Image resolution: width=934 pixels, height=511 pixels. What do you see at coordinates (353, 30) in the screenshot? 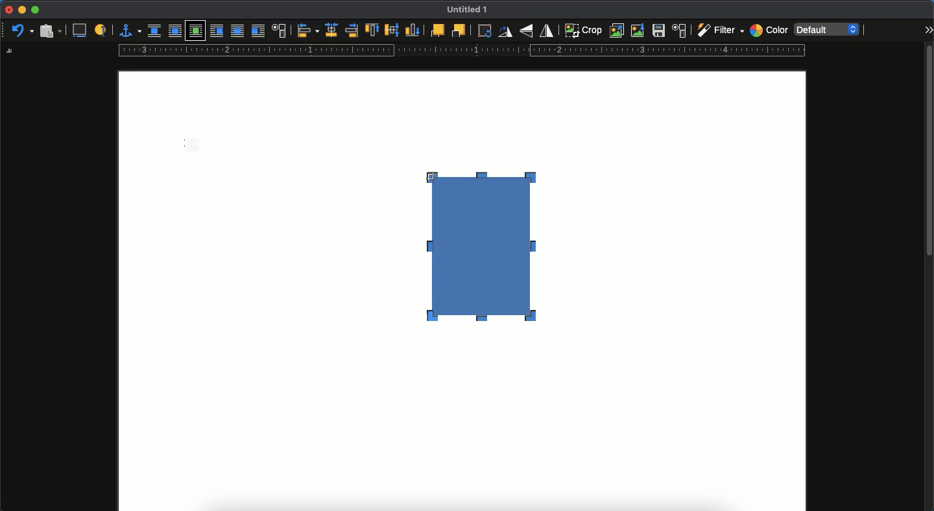
I see `right` at bounding box center [353, 30].